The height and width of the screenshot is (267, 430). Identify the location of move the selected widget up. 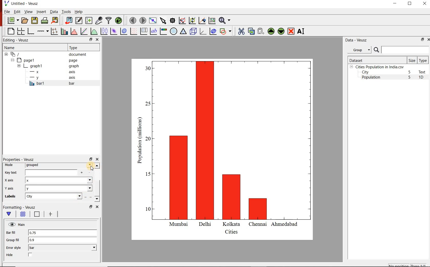
(271, 31).